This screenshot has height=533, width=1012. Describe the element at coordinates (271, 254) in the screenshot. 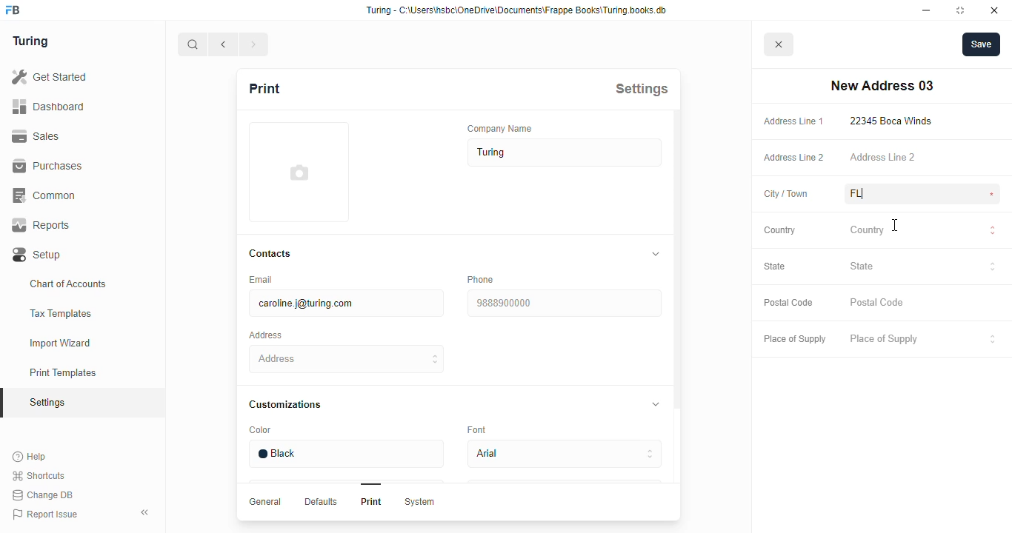

I see `contacts` at that location.